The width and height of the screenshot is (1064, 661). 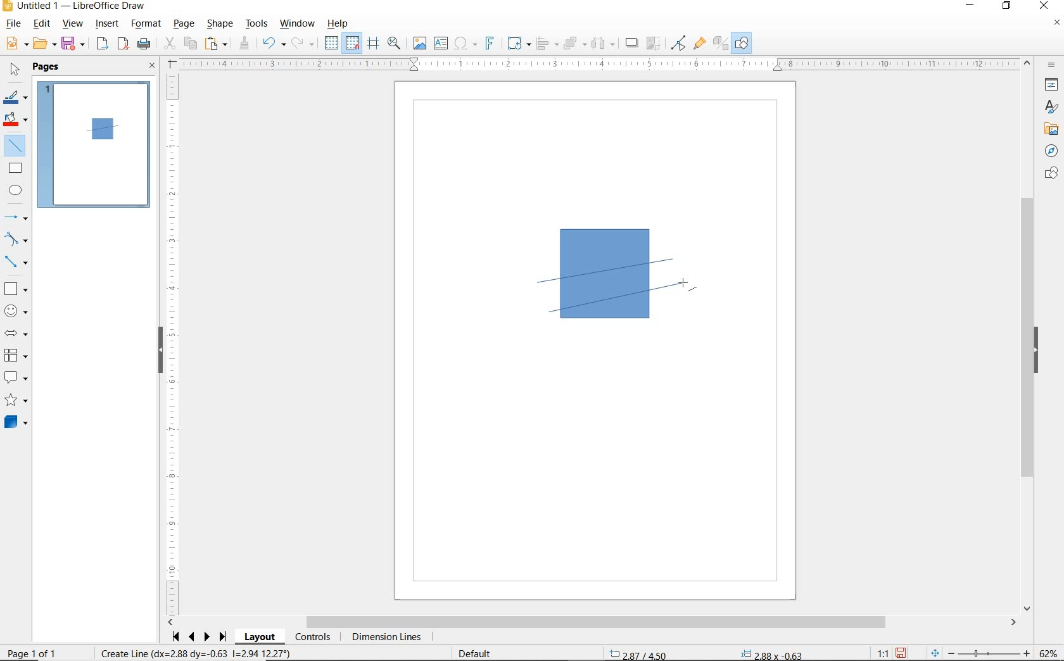 I want to click on BASIC SHAPES, so click(x=15, y=287).